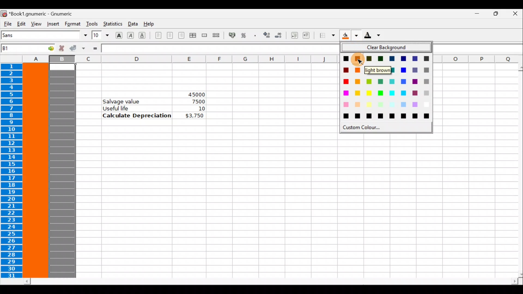 The image size is (523, 294). Describe the element at coordinates (193, 36) in the screenshot. I see `Centre horizontally across selection` at that location.